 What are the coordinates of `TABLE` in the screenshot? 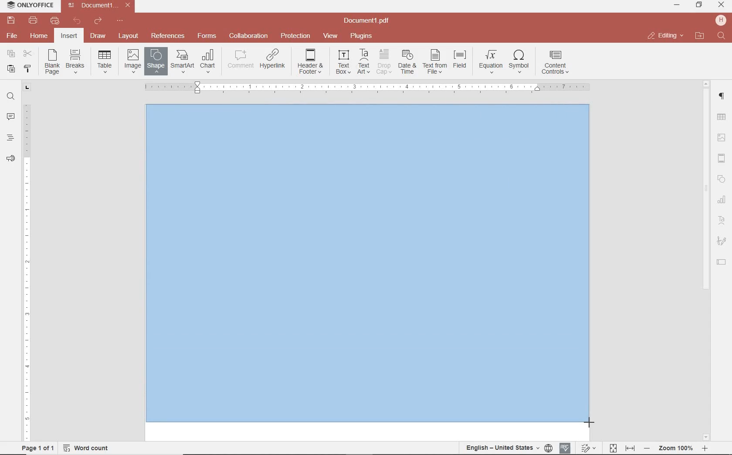 It's located at (722, 118).